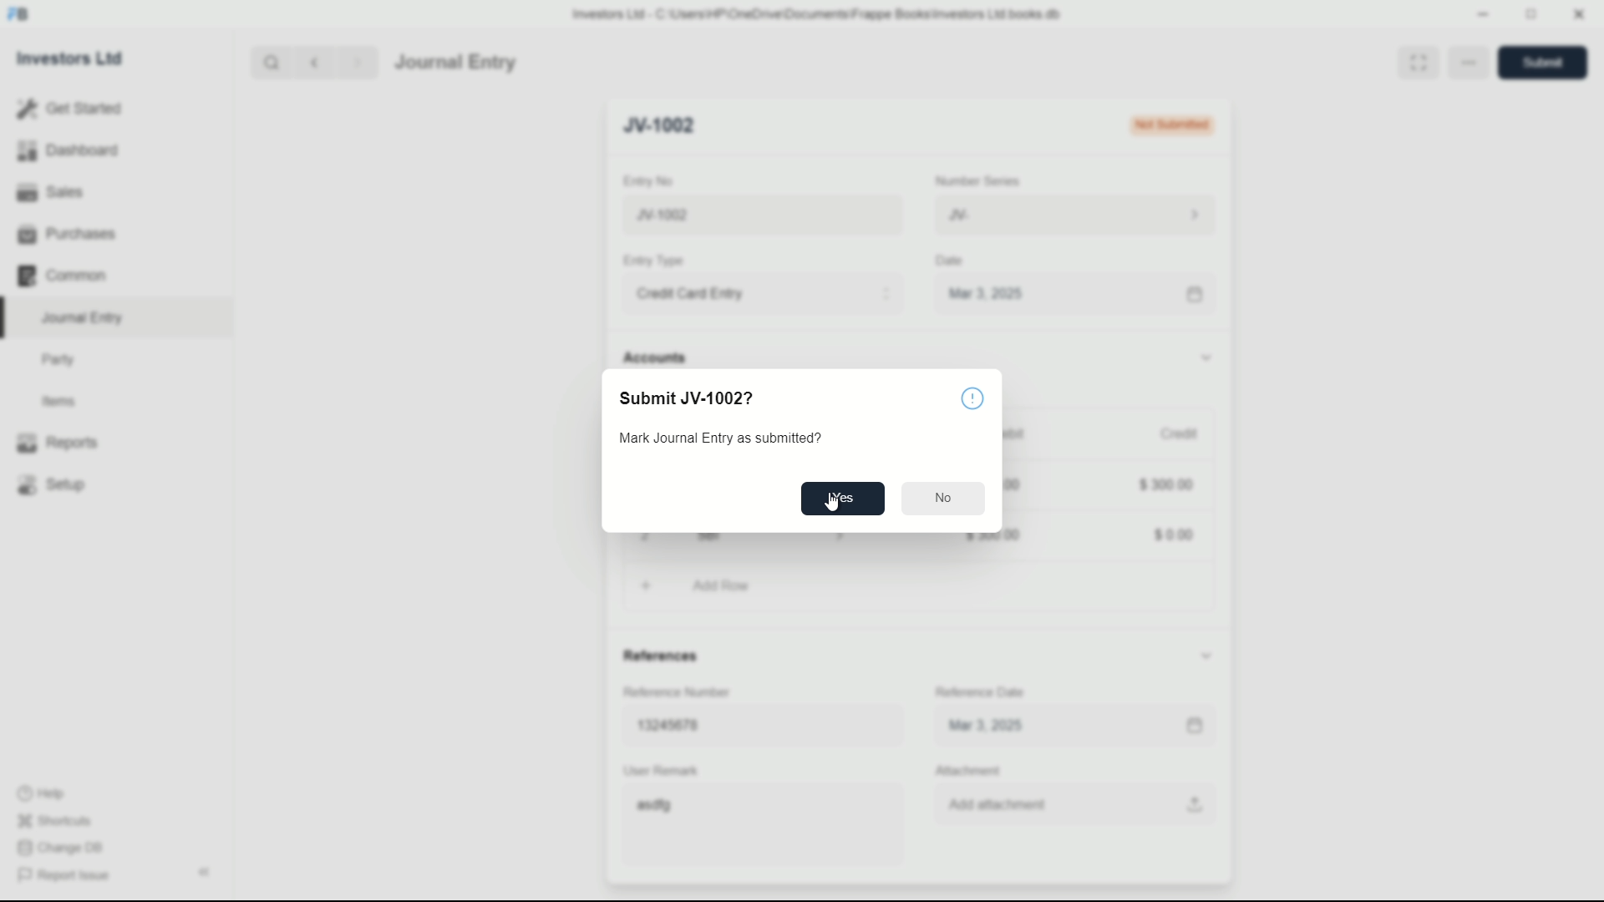 This screenshot has width=1604, height=902. What do you see at coordinates (831, 504) in the screenshot?
I see `cursor` at bounding box center [831, 504].